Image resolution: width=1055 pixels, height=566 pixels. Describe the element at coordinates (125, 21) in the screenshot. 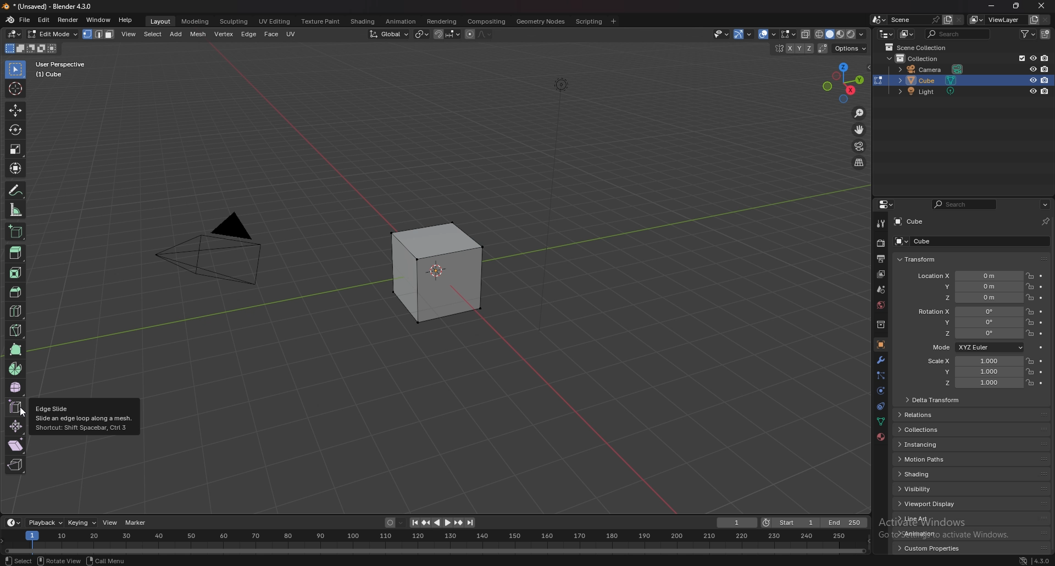

I see `help` at that location.